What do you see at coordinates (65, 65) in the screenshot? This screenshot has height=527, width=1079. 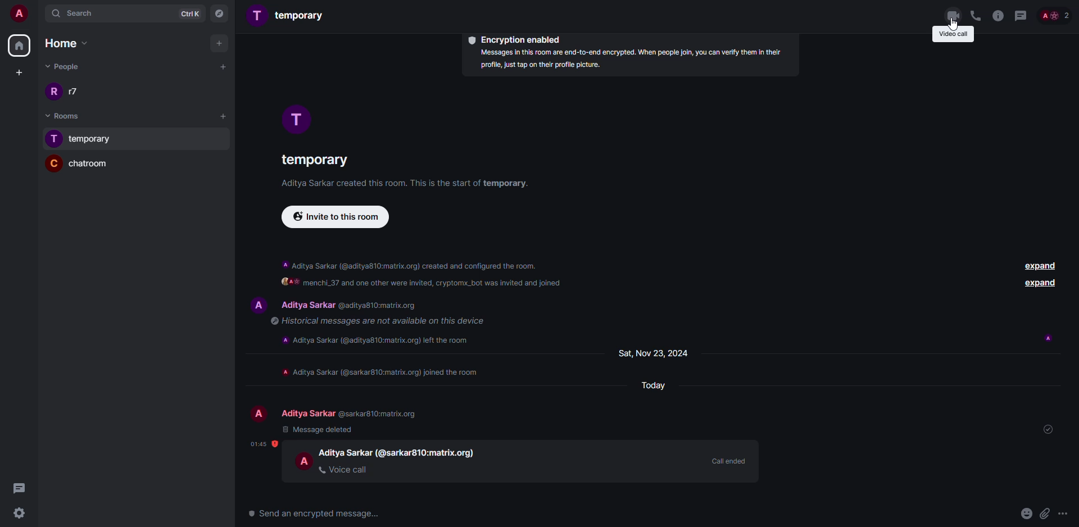 I see `people` at bounding box center [65, 65].